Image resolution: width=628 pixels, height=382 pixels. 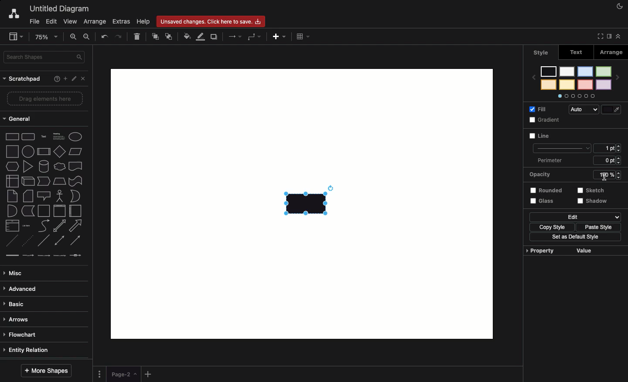 I want to click on Untitled diagram, so click(x=59, y=9).